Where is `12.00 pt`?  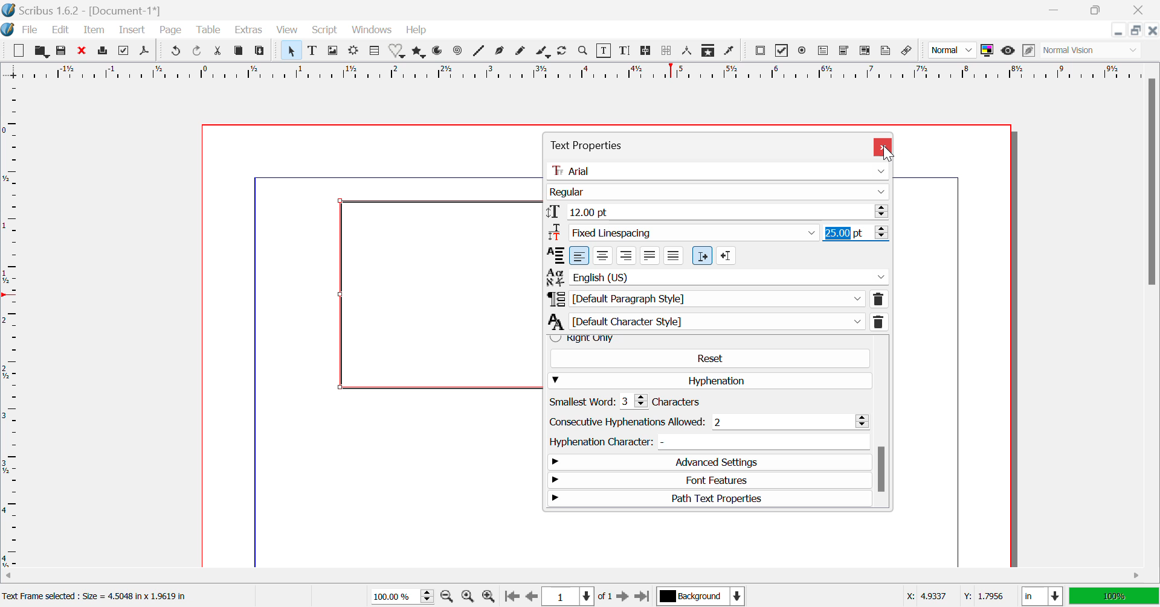
12.00 pt is located at coordinates (718, 212).